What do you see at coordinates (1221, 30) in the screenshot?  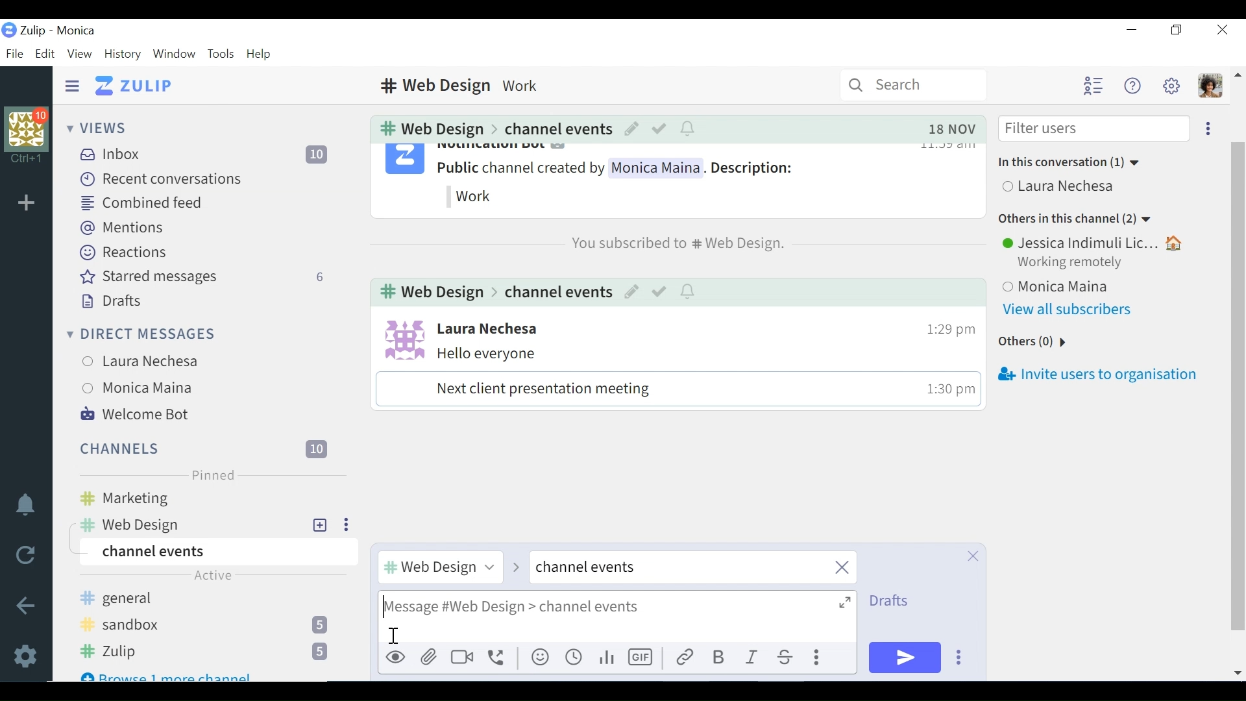 I see `Close` at bounding box center [1221, 30].